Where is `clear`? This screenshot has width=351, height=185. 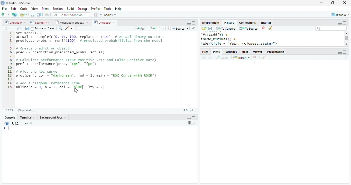
clear is located at coordinates (264, 57).